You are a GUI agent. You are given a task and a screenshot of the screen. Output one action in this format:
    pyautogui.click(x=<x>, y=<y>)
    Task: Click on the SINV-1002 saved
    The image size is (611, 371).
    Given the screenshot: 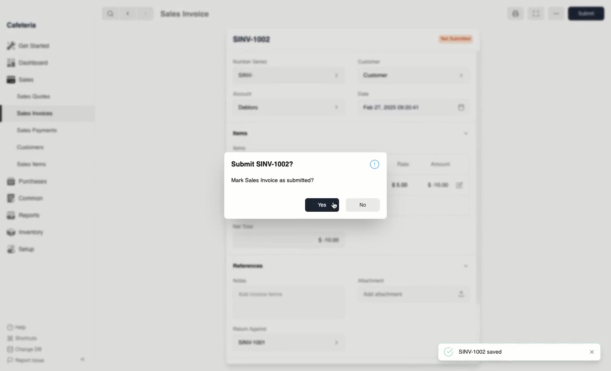 What is the action you would take?
    pyautogui.click(x=485, y=352)
    